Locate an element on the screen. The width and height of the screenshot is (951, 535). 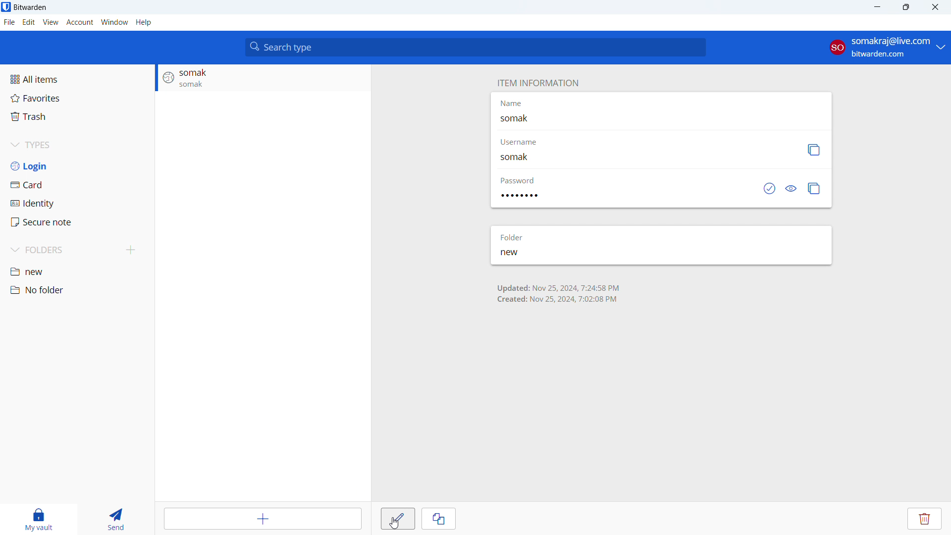
view is located at coordinates (51, 22).